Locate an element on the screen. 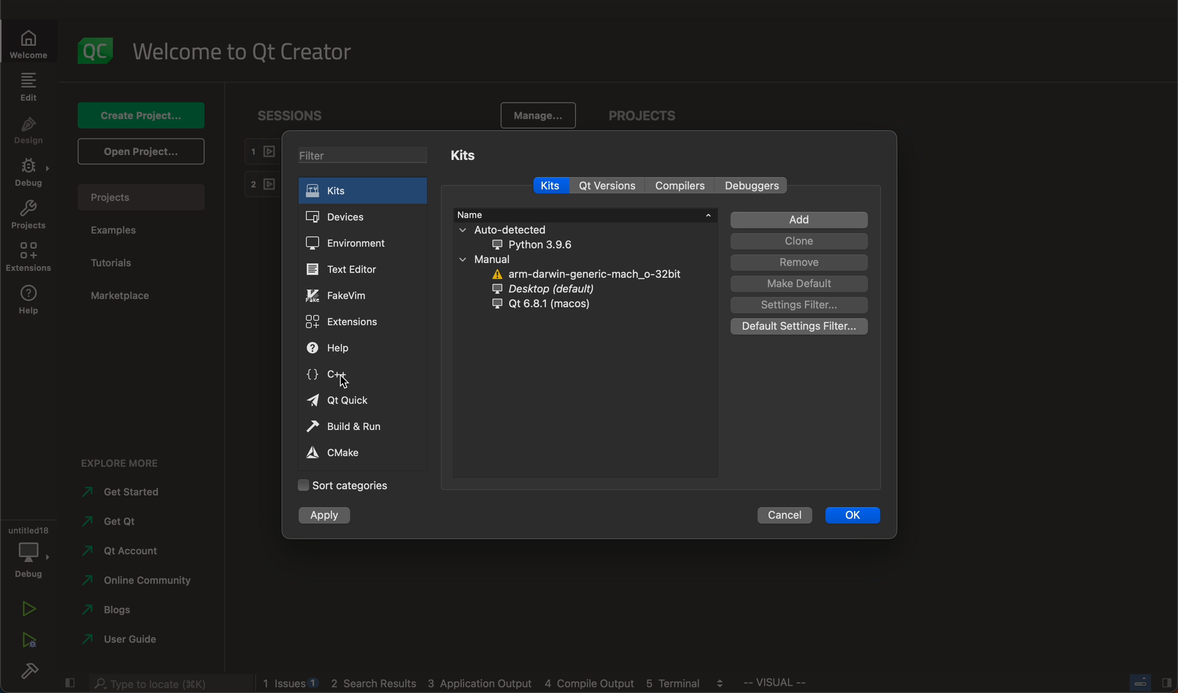 Image resolution: width=1178 pixels, height=693 pixels. ok is located at coordinates (854, 514).